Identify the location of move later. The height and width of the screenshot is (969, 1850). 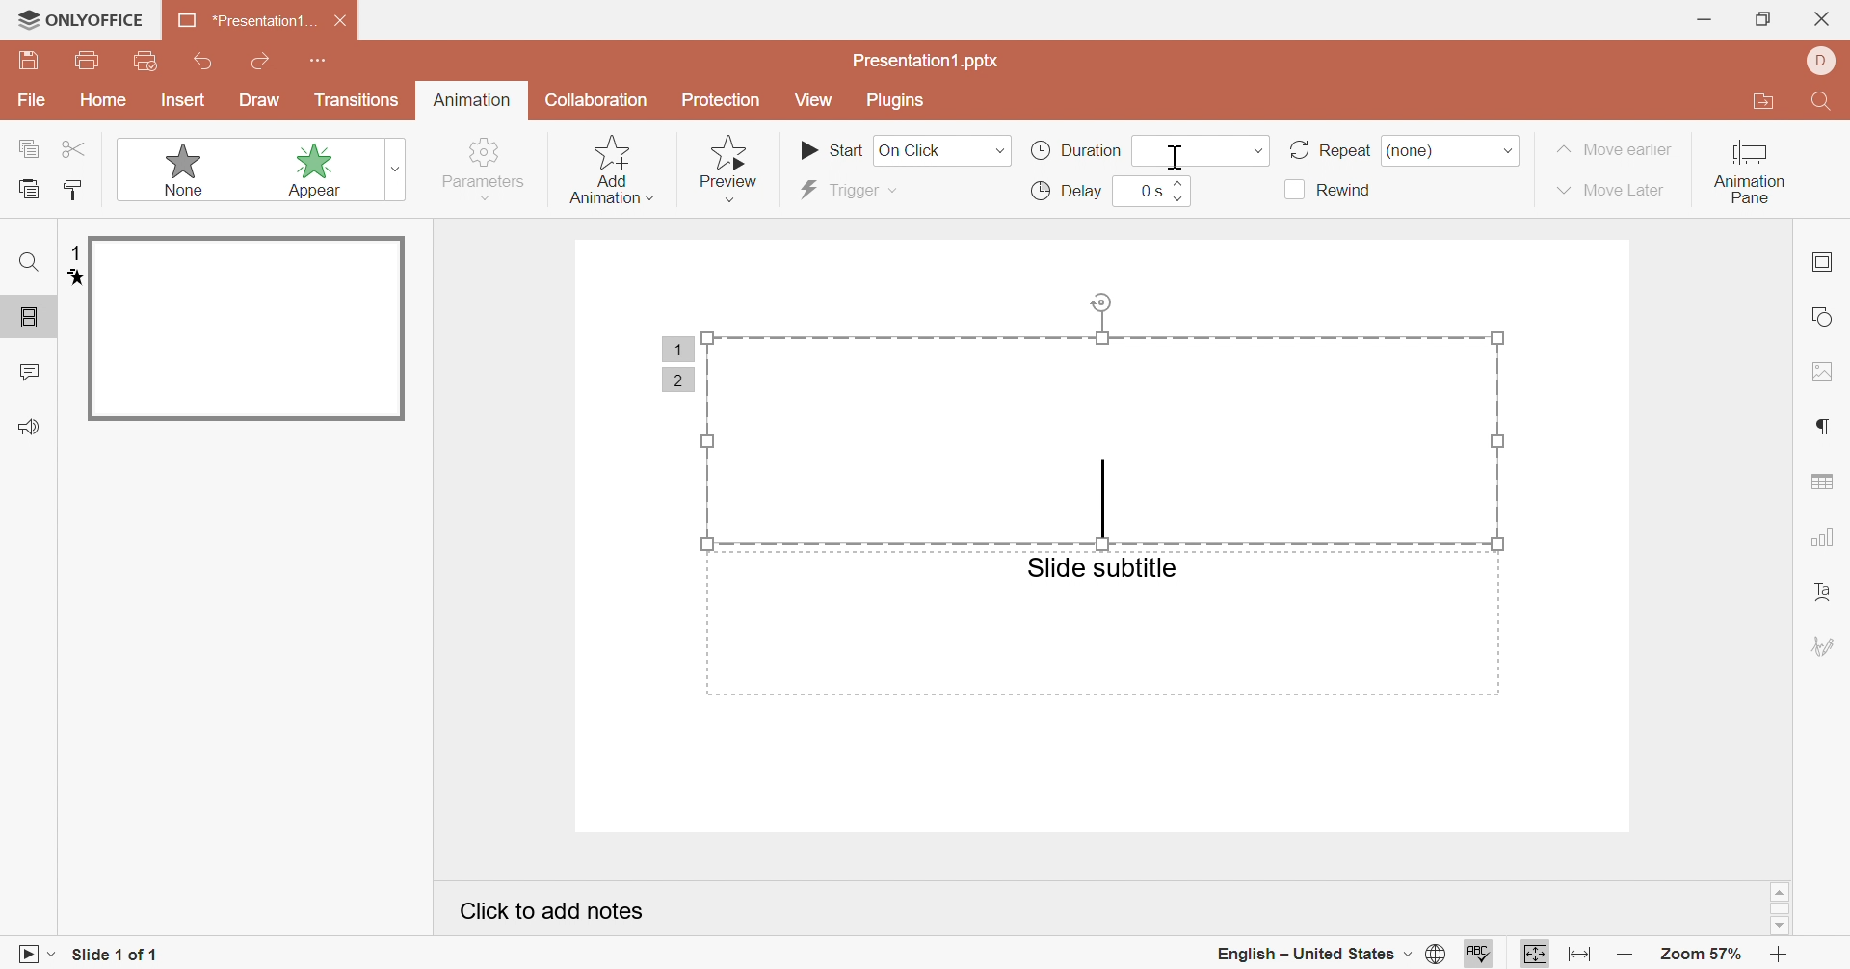
(1612, 190).